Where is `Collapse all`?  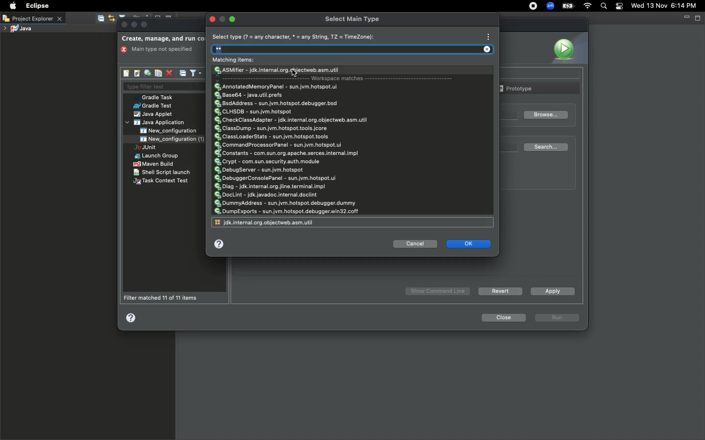
Collapse all is located at coordinates (183, 73).